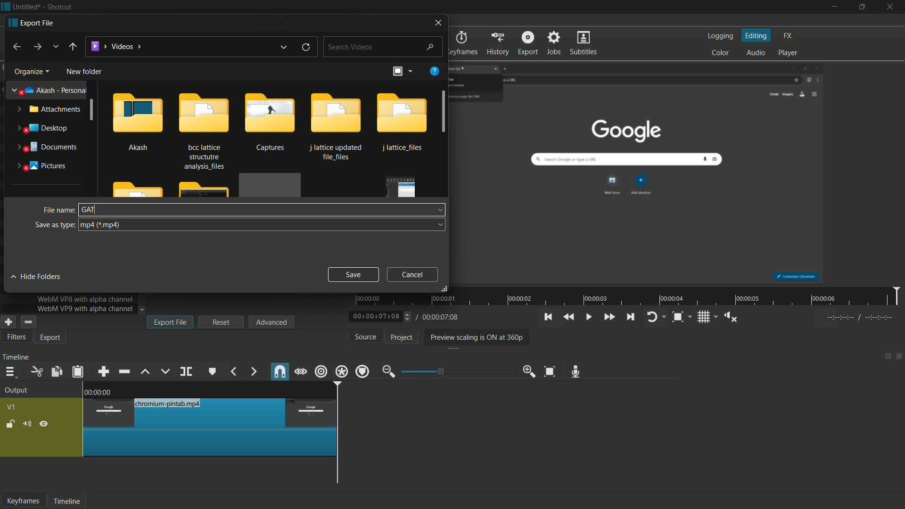 The width and height of the screenshot is (905, 509). I want to click on quickly play forward, so click(609, 317).